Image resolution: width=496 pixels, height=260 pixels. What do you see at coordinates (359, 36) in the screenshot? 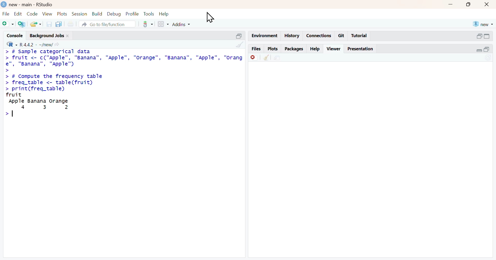
I see `tutorial` at bounding box center [359, 36].